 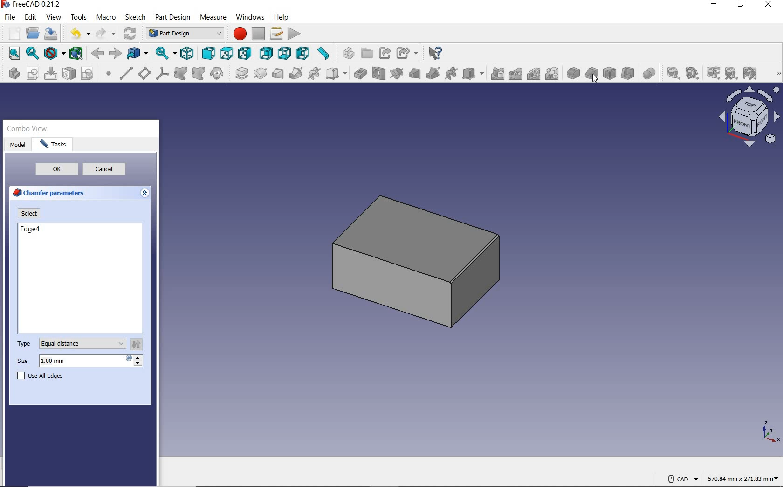 What do you see at coordinates (366, 54) in the screenshot?
I see `create group` at bounding box center [366, 54].